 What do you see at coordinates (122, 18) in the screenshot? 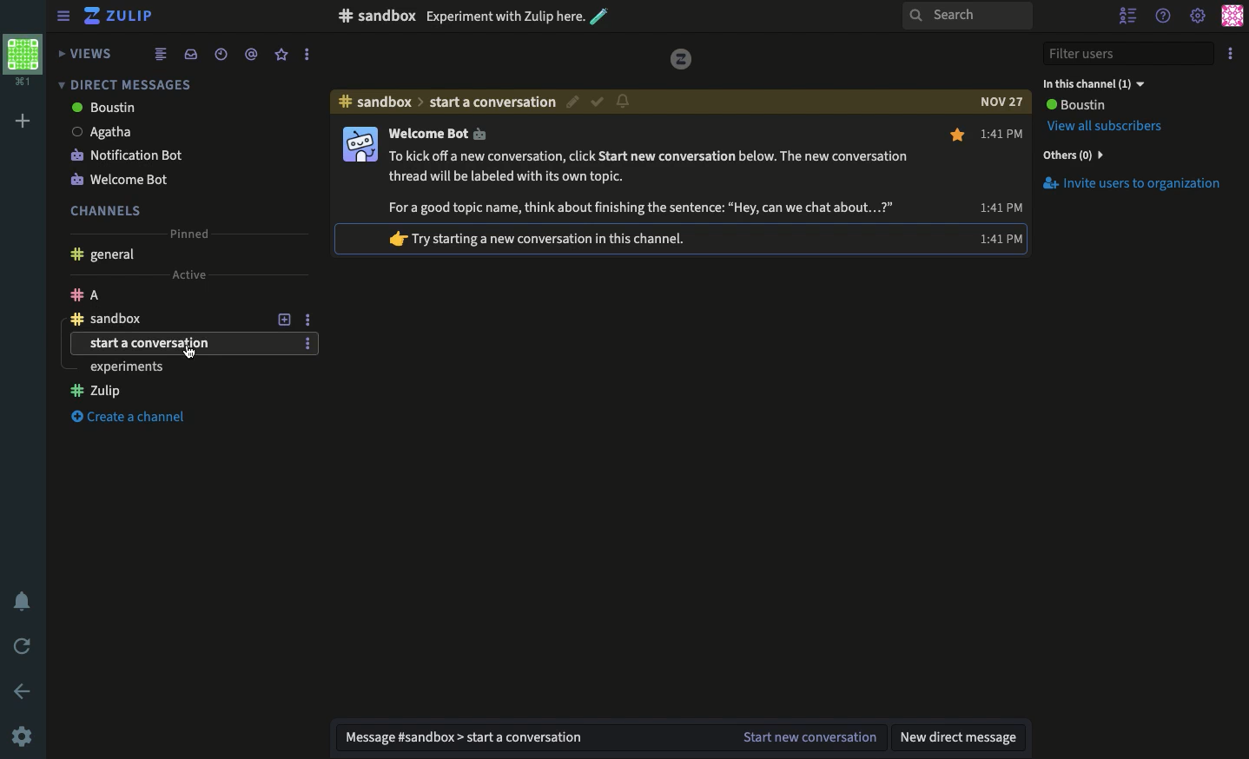
I see `Zulip` at bounding box center [122, 18].